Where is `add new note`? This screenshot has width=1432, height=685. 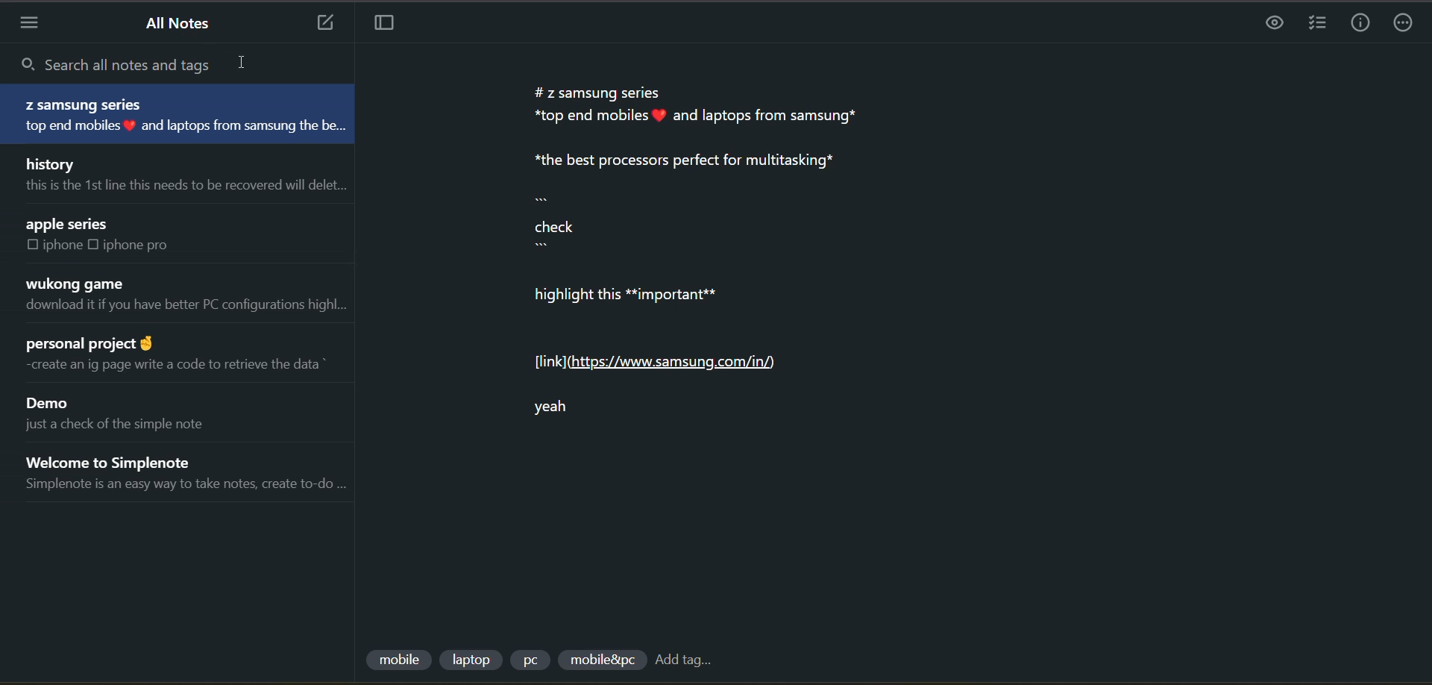
add new note is located at coordinates (321, 24).